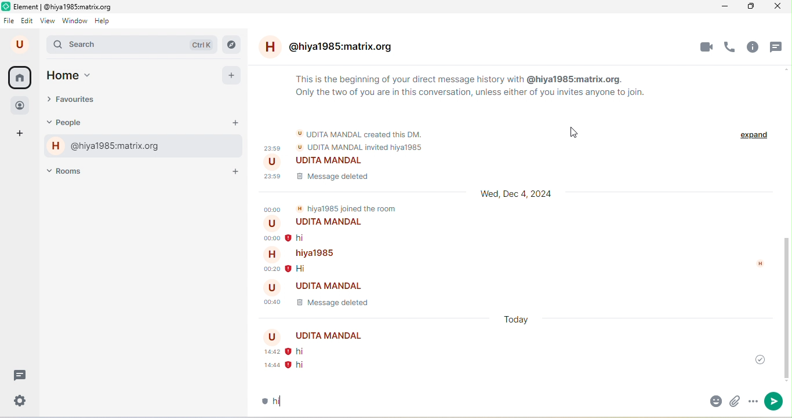  I want to click on udita mandal invited hiya1985, so click(358, 146).